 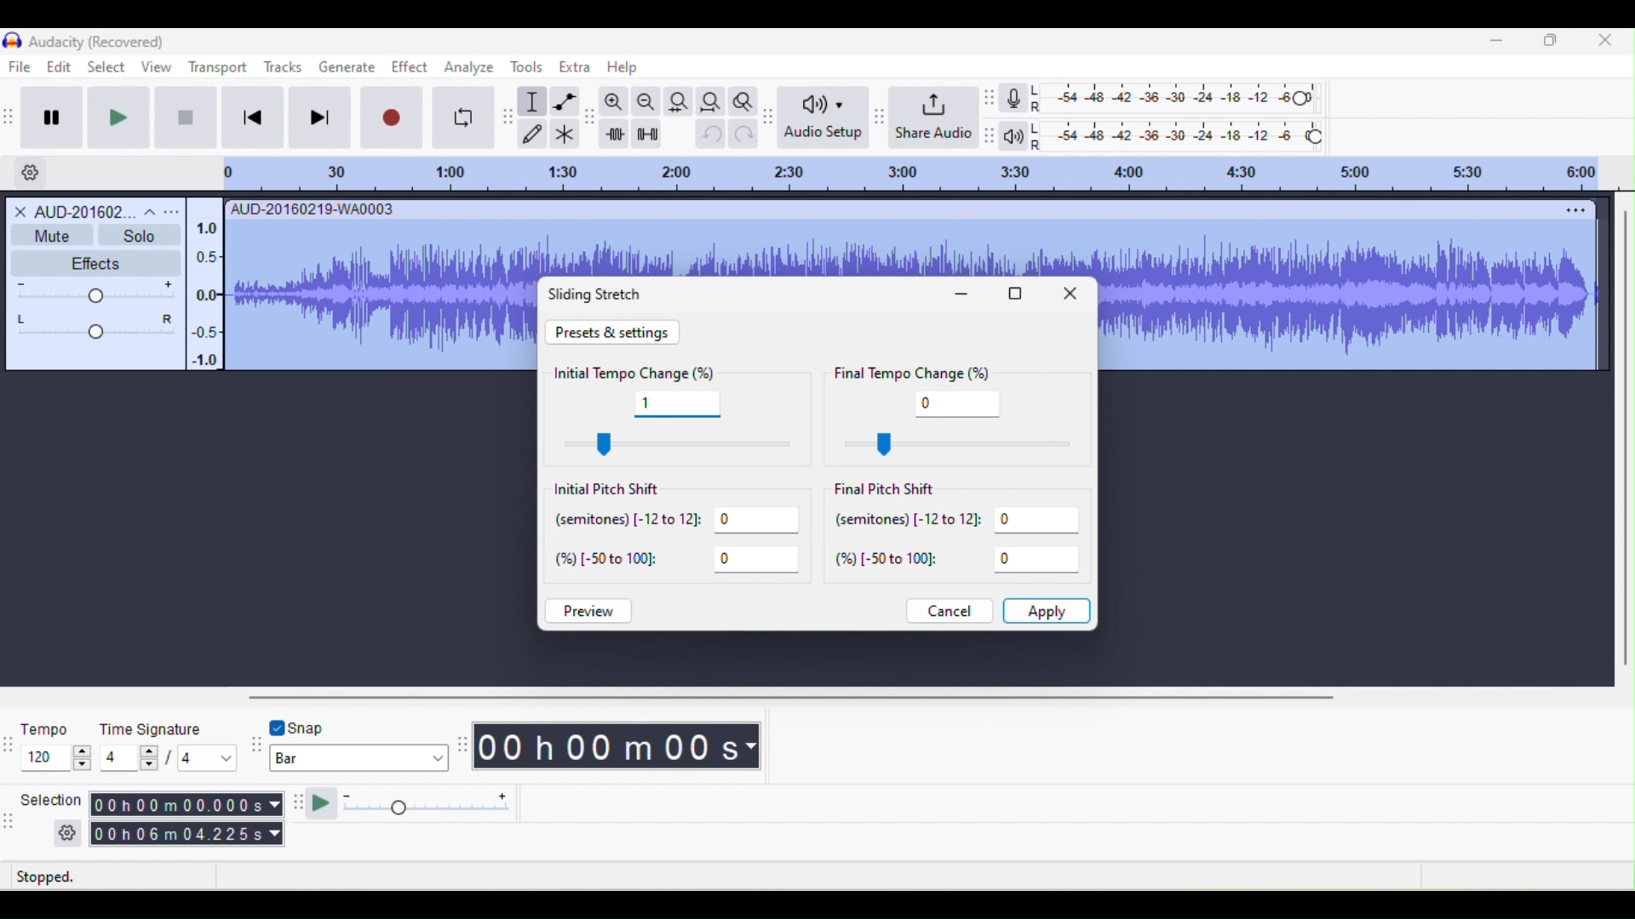 I want to click on audacity transport toolbar, so click(x=10, y=116).